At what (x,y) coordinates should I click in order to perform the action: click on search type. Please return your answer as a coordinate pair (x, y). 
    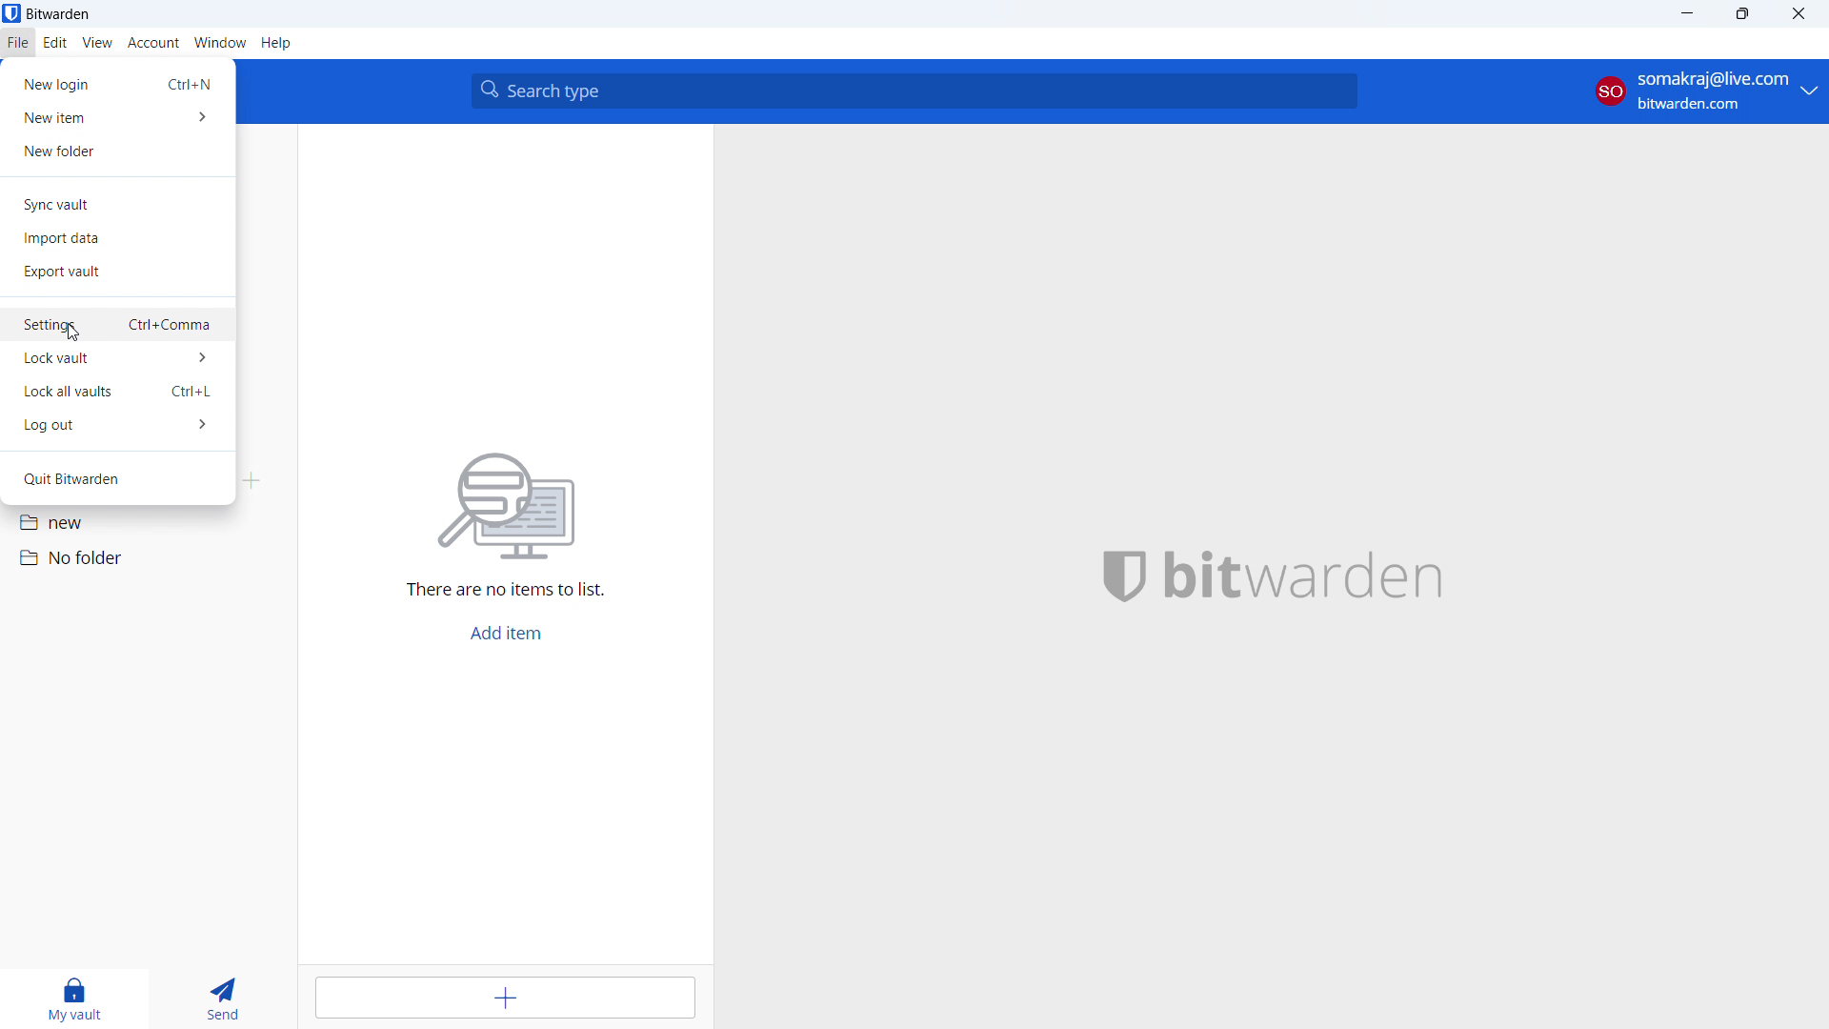
    Looking at the image, I should click on (914, 91).